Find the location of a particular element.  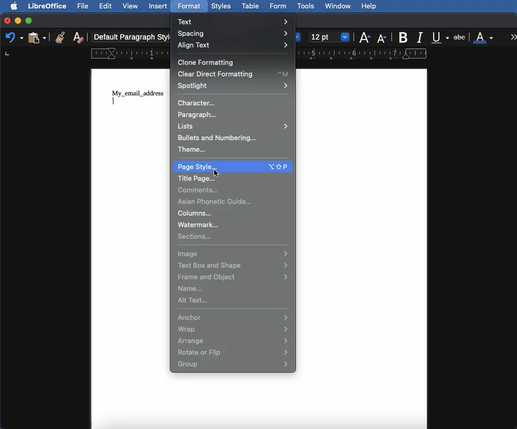

Clear direct formatting is located at coordinates (237, 74).